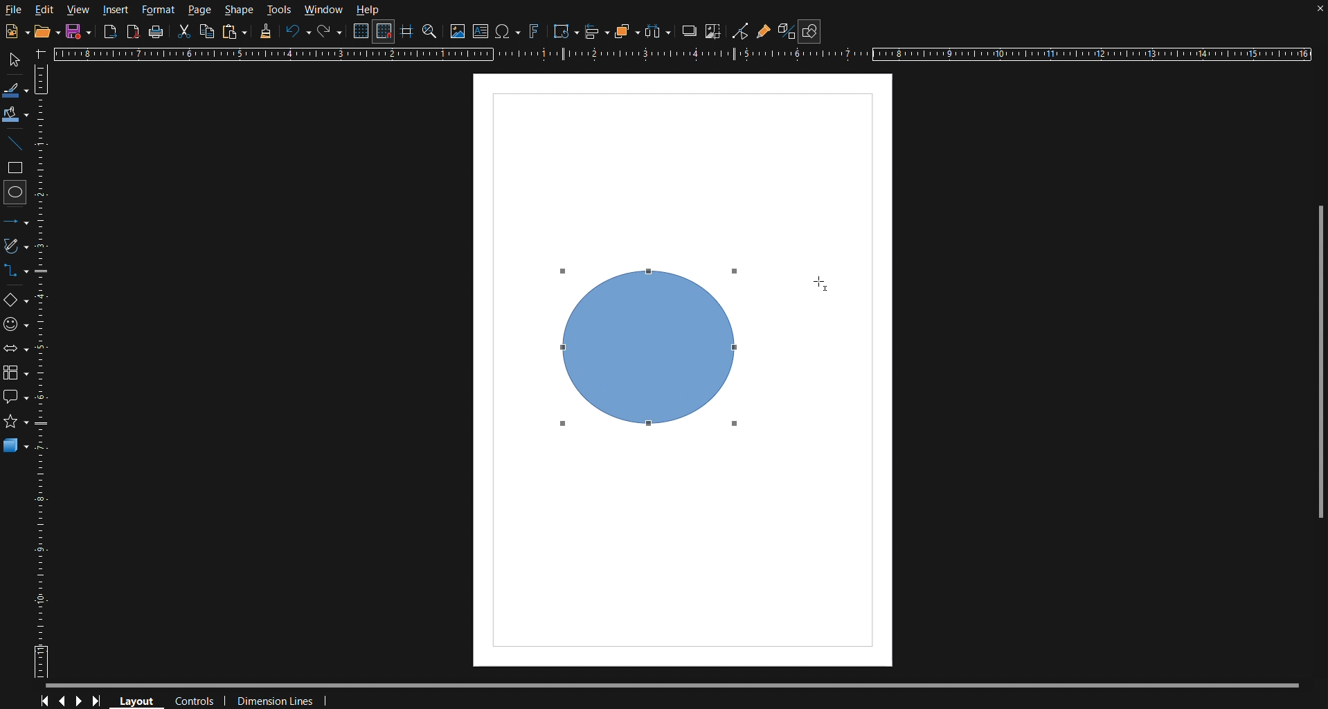 This screenshot has height=709, width=1328. What do you see at coordinates (78, 10) in the screenshot?
I see `View` at bounding box center [78, 10].